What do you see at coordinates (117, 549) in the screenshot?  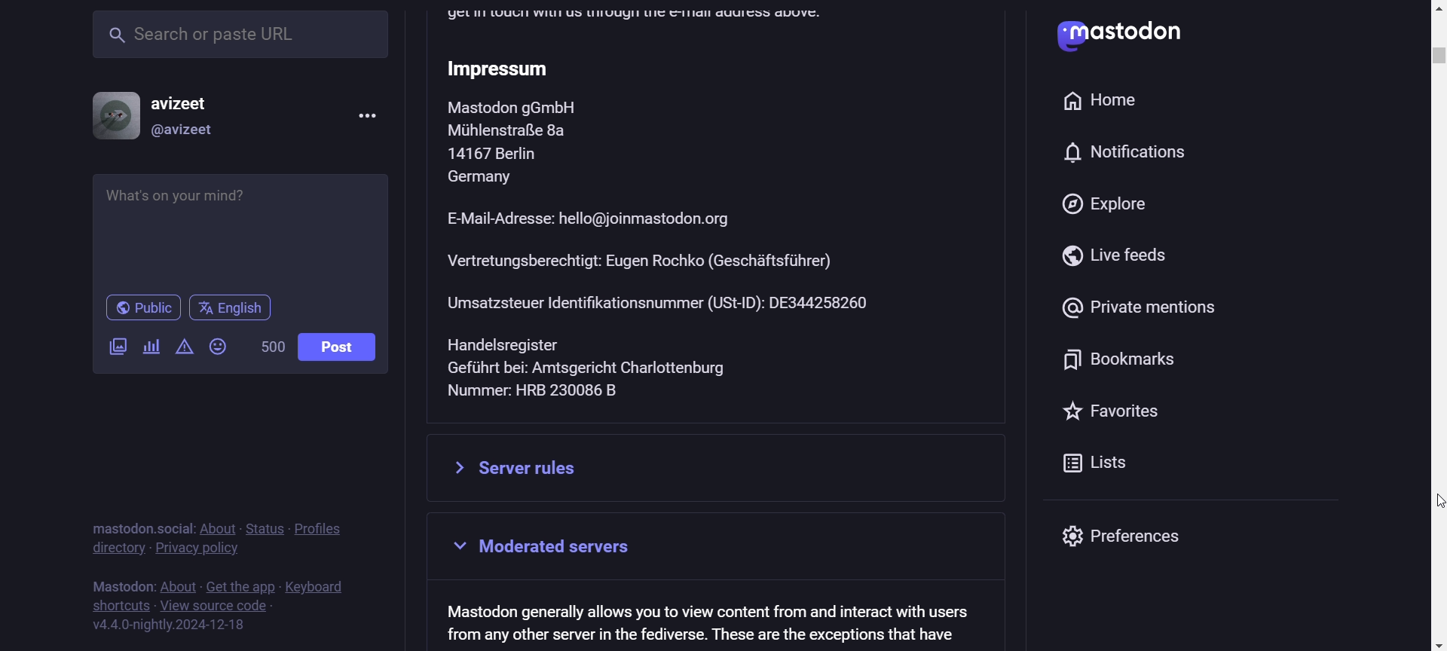 I see `directory` at bounding box center [117, 549].